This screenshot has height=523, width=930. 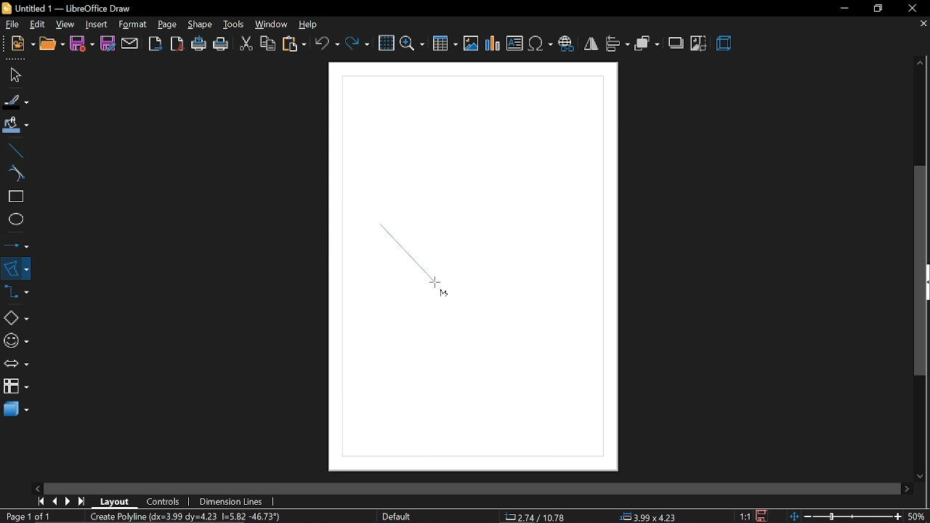 What do you see at coordinates (41, 501) in the screenshot?
I see `go first page` at bounding box center [41, 501].